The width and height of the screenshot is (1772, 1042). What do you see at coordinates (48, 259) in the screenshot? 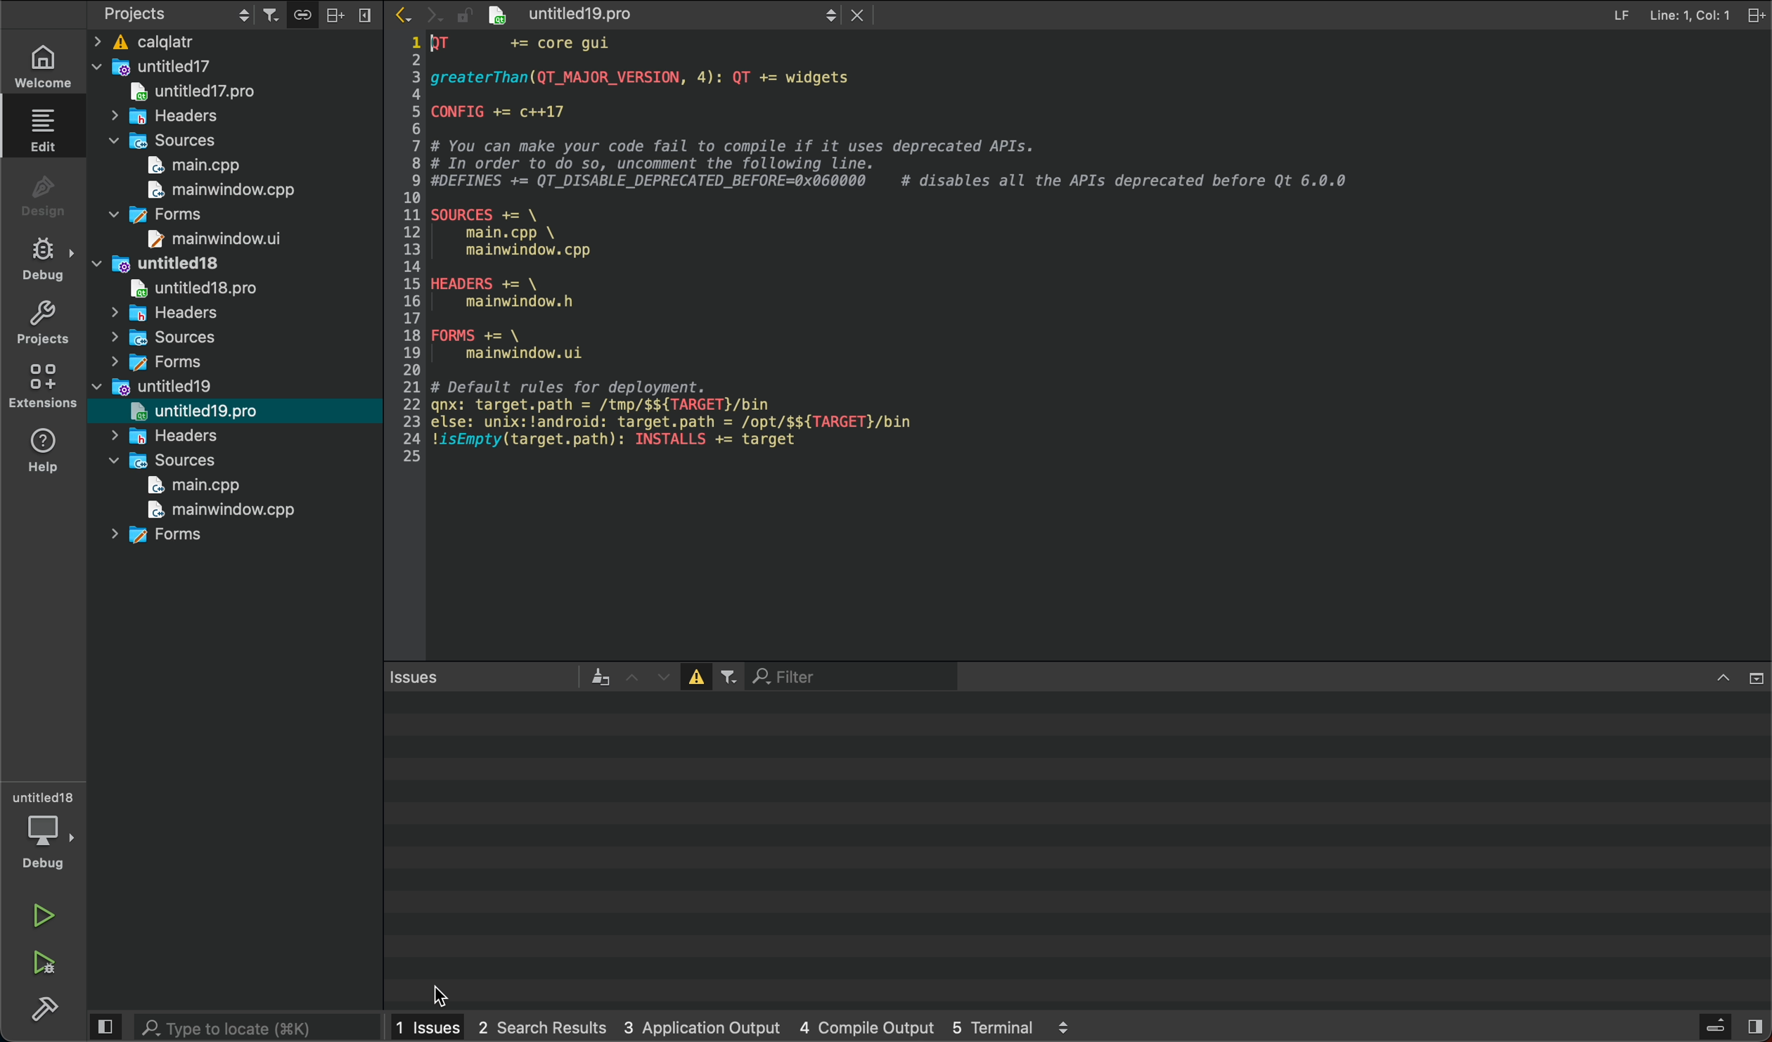
I see `debug` at bounding box center [48, 259].